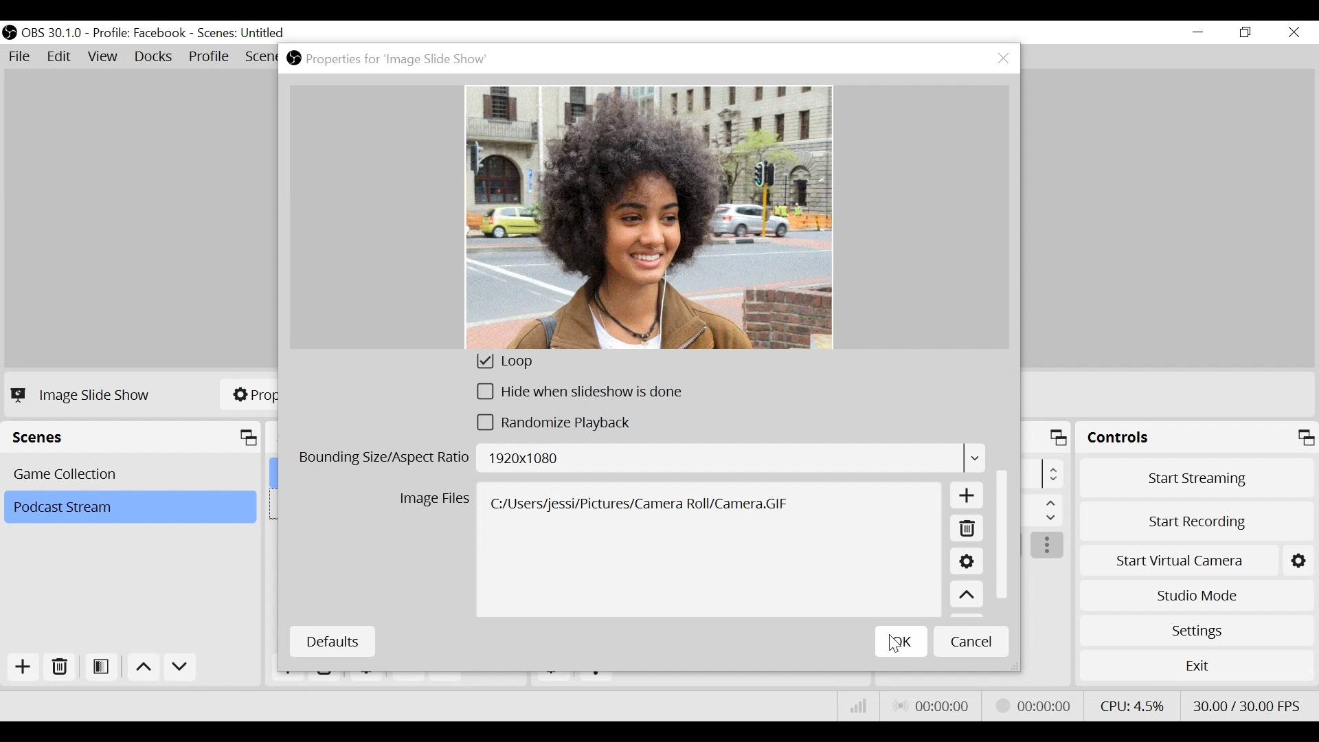 The image size is (1319, 742). What do you see at coordinates (139, 33) in the screenshot?
I see `Profile` at bounding box center [139, 33].